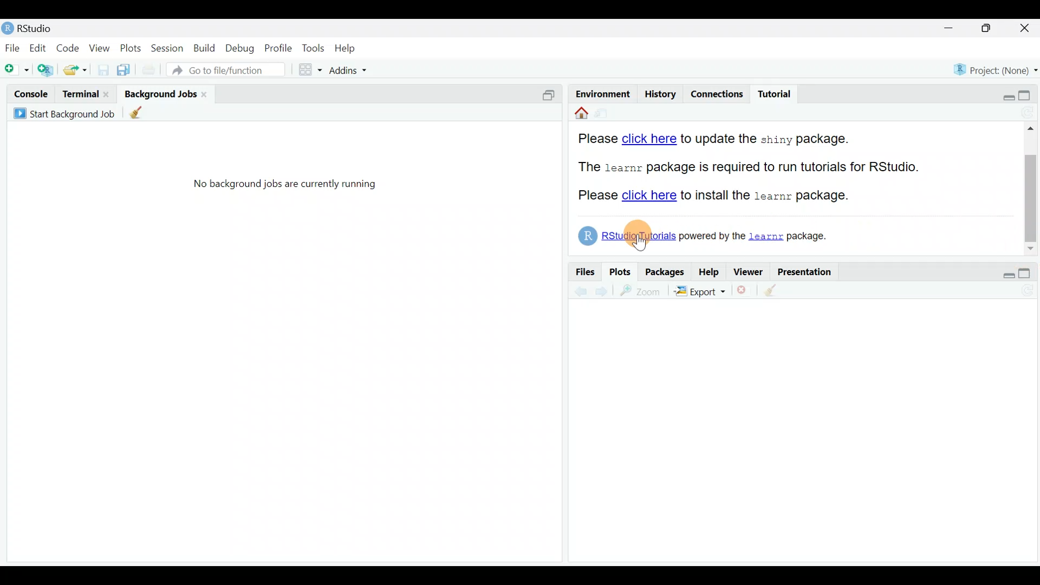 The height and width of the screenshot is (585, 1040). What do you see at coordinates (764, 198) in the screenshot?
I see `to install the 1earnr package.` at bounding box center [764, 198].